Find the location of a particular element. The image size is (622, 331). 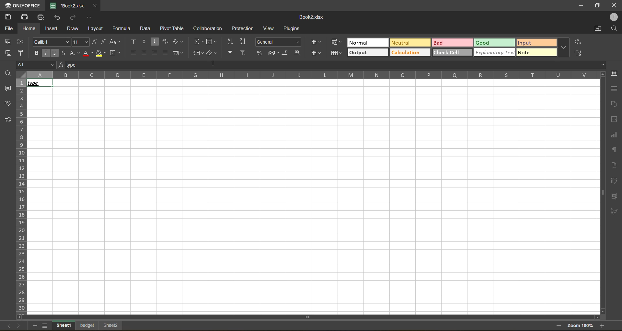

slicer is located at coordinates (616, 196).